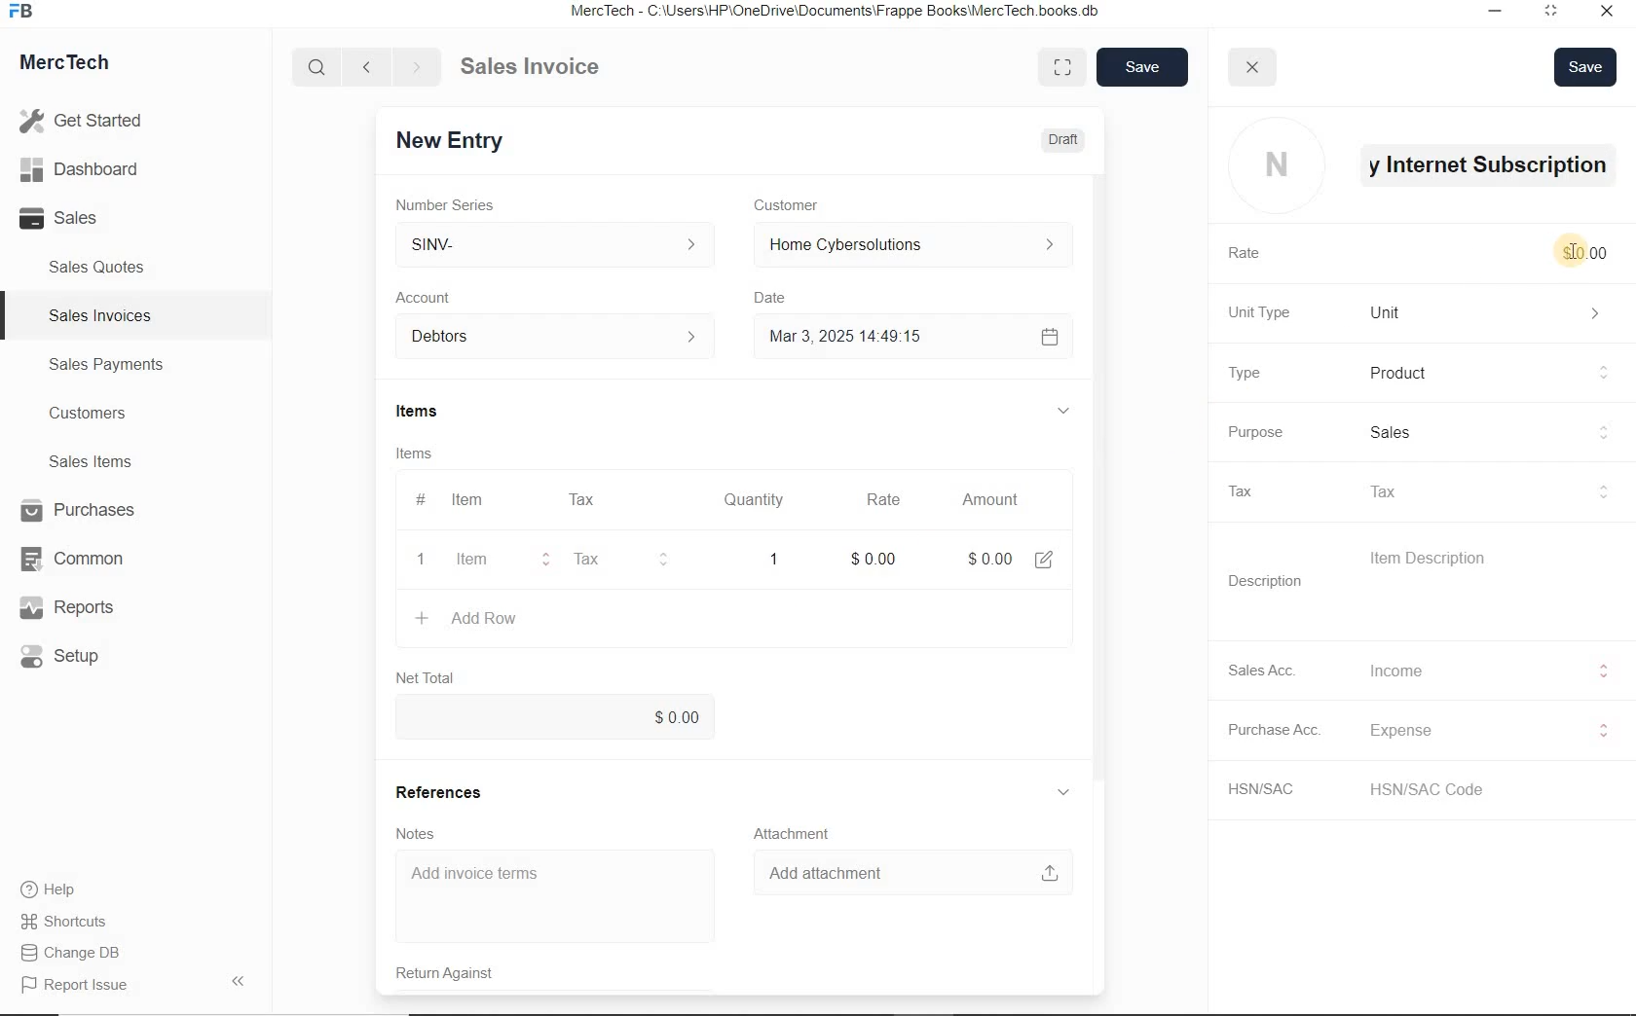 The width and height of the screenshot is (1636, 1016). Describe the element at coordinates (555, 896) in the screenshot. I see `Add invoice terms` at that location.